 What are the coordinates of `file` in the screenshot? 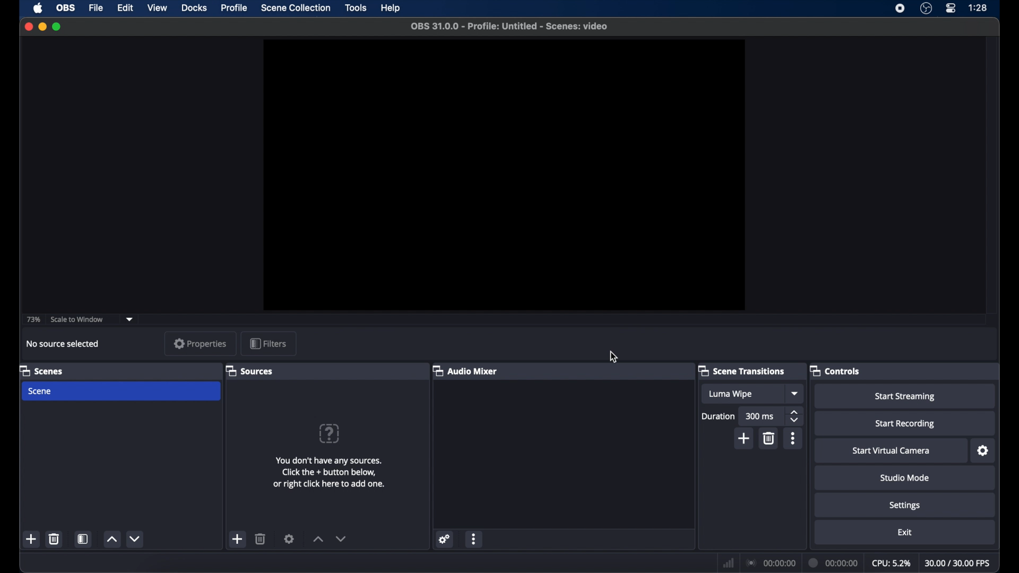 It's located at (96, 8).